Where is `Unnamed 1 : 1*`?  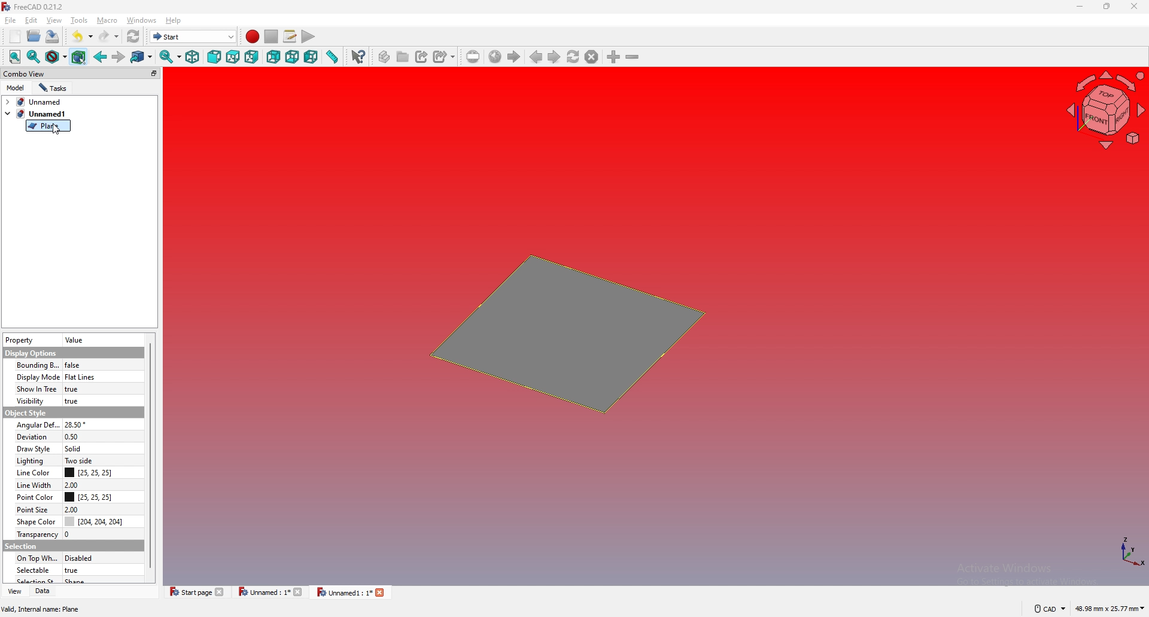 Unnamed 1 : 1* is located at coordinates (351, 593).